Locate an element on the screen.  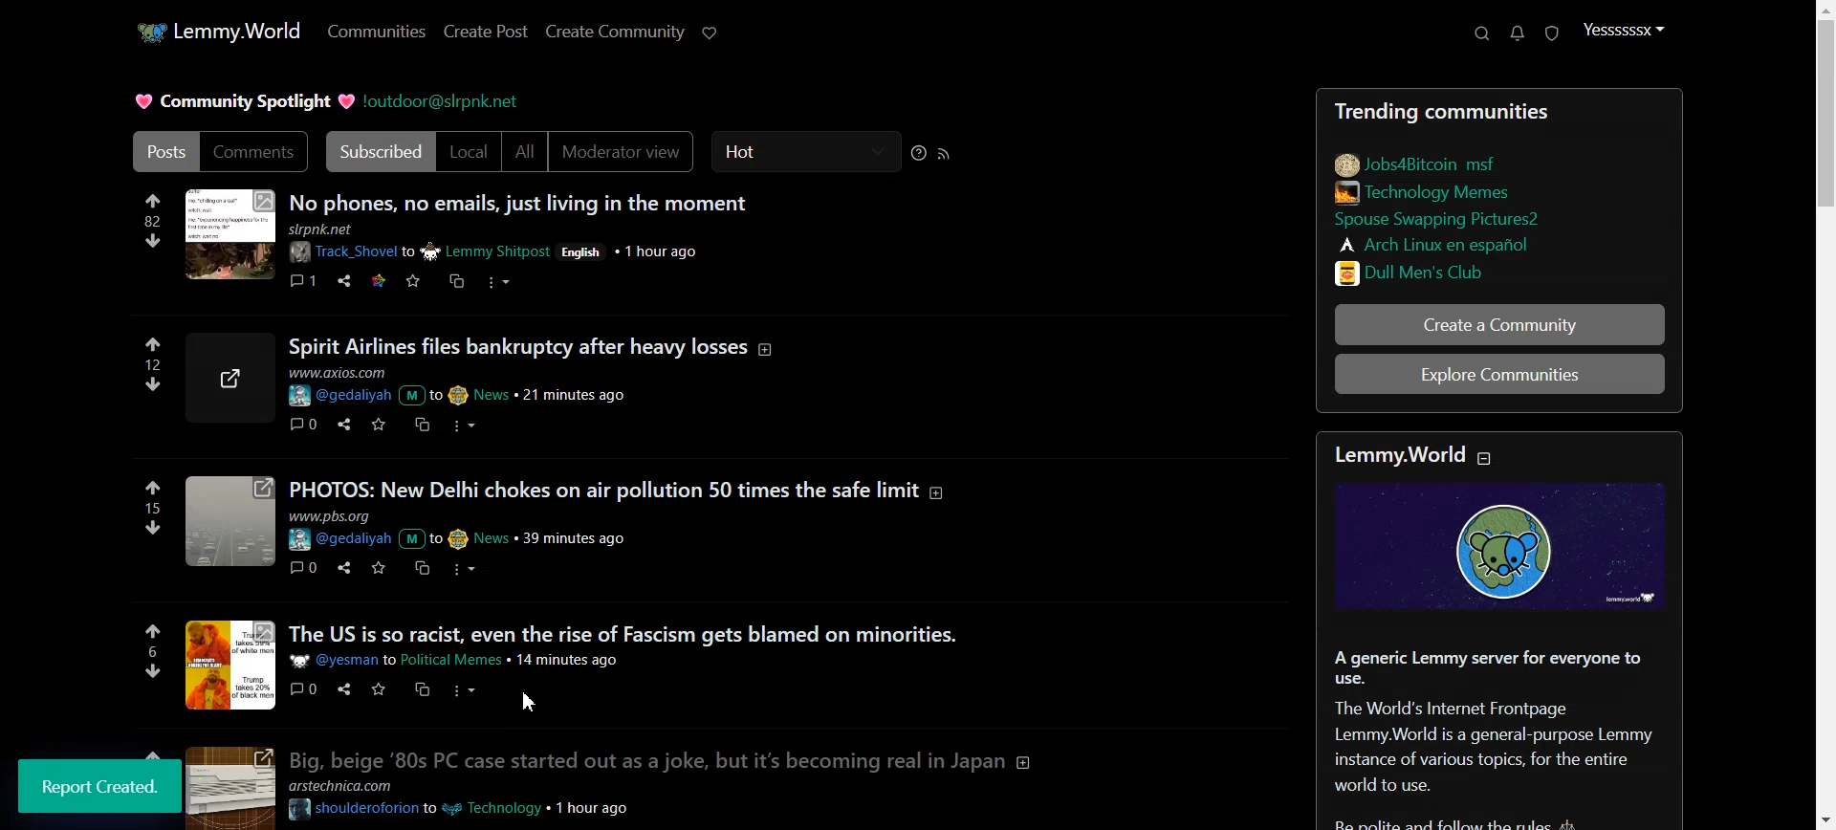
more is located at coordinates (460, 424).